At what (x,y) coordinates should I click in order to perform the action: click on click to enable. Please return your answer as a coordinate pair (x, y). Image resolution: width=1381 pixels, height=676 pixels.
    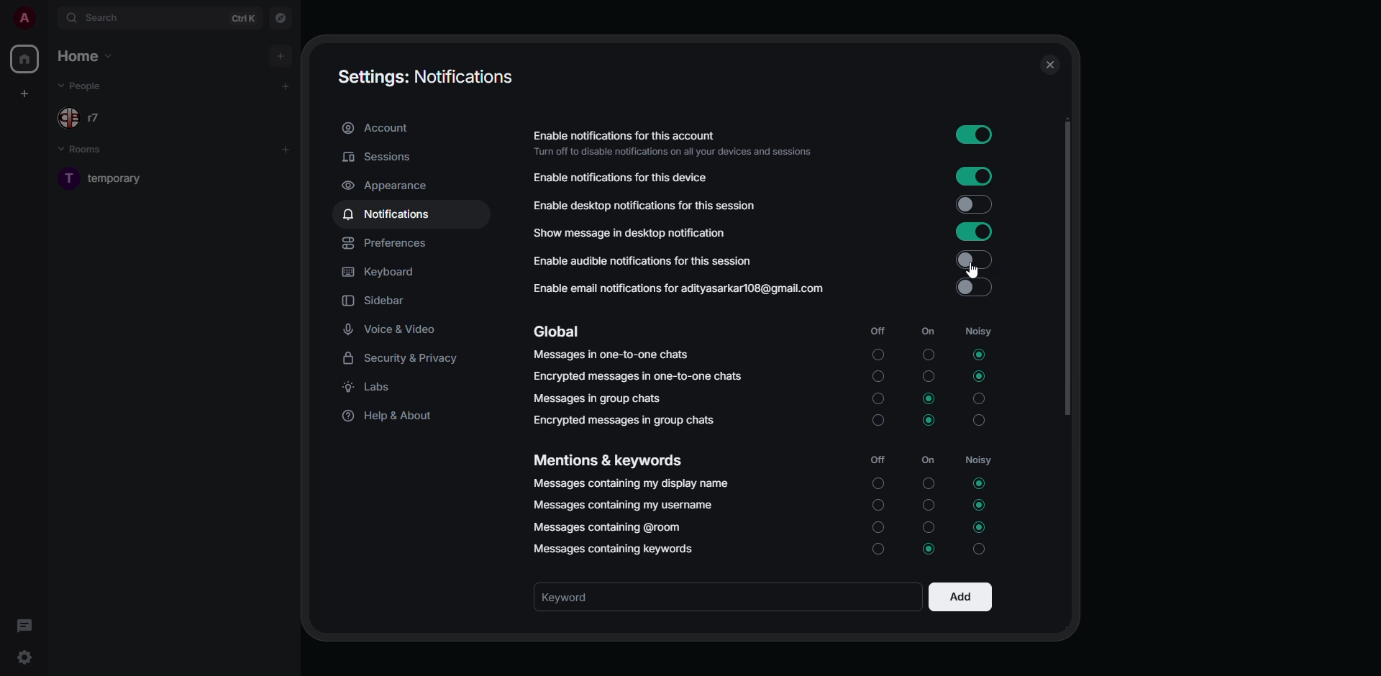
    Looking at the image, I should click on (972, 289).